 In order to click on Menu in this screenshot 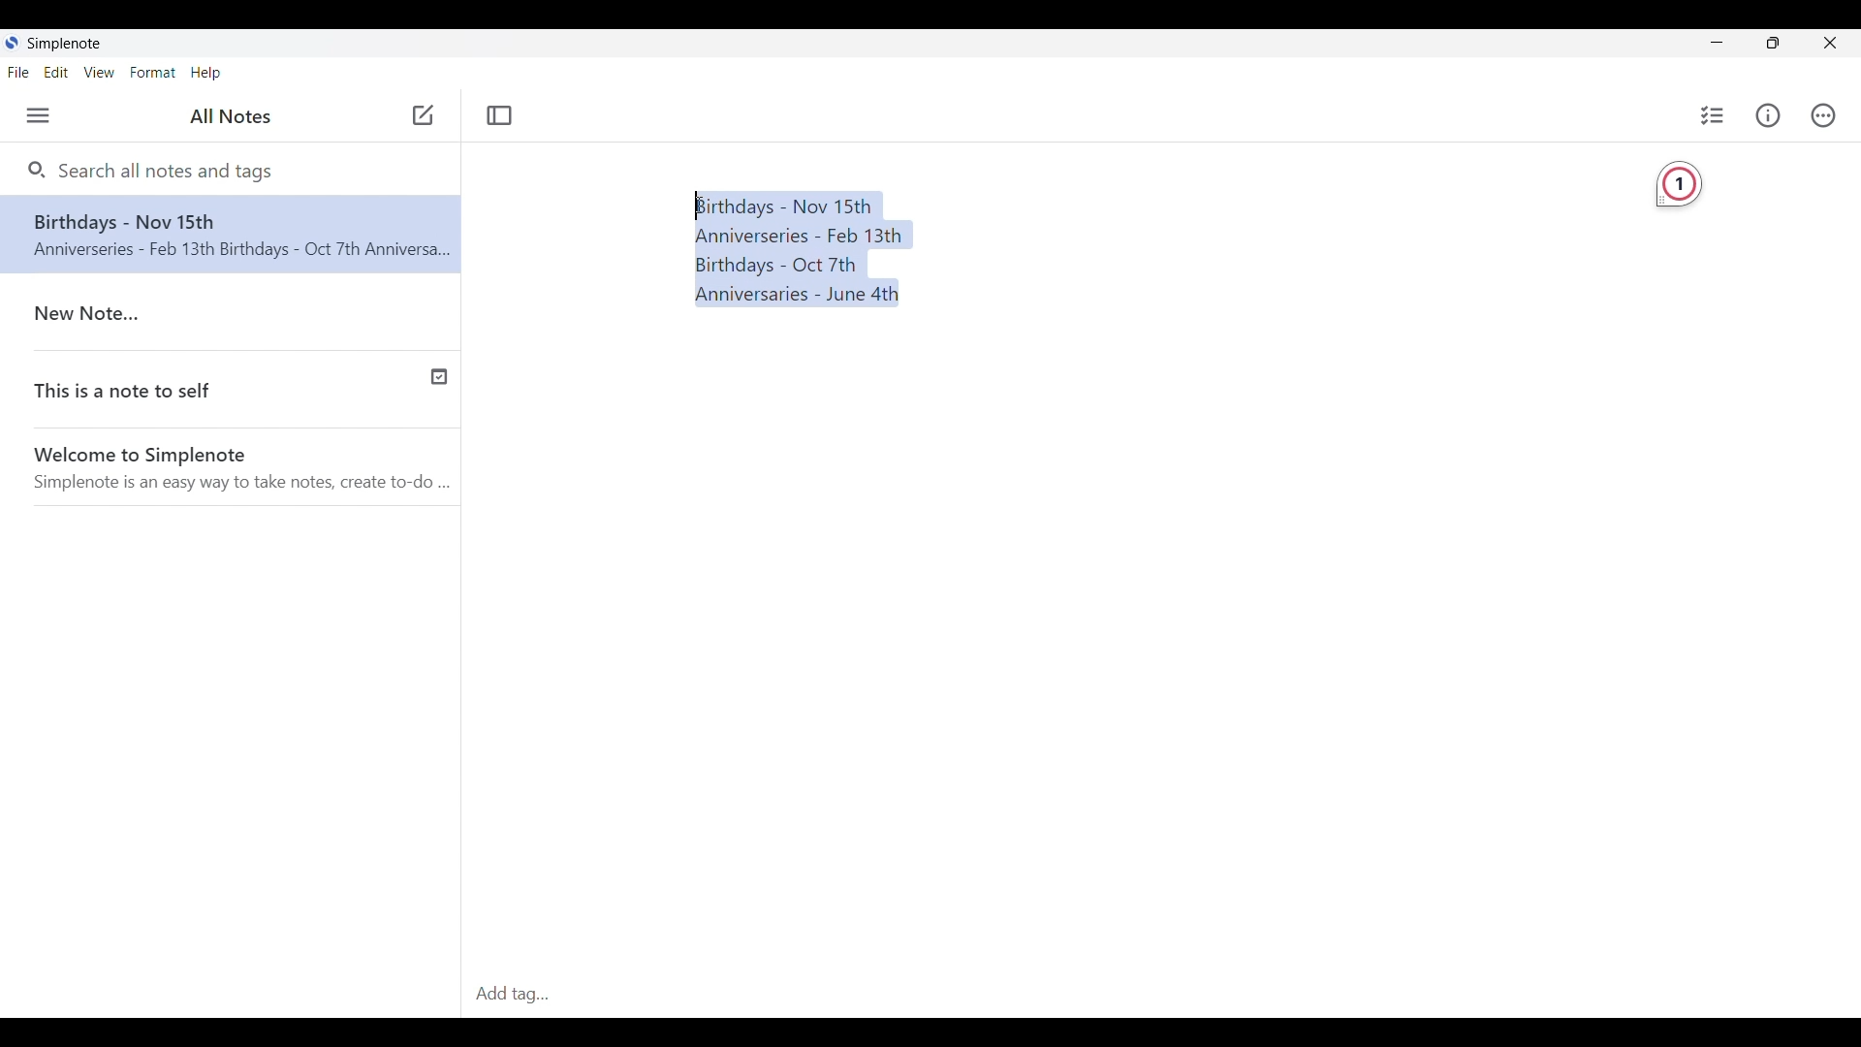, I will do `click(38, 115)`.